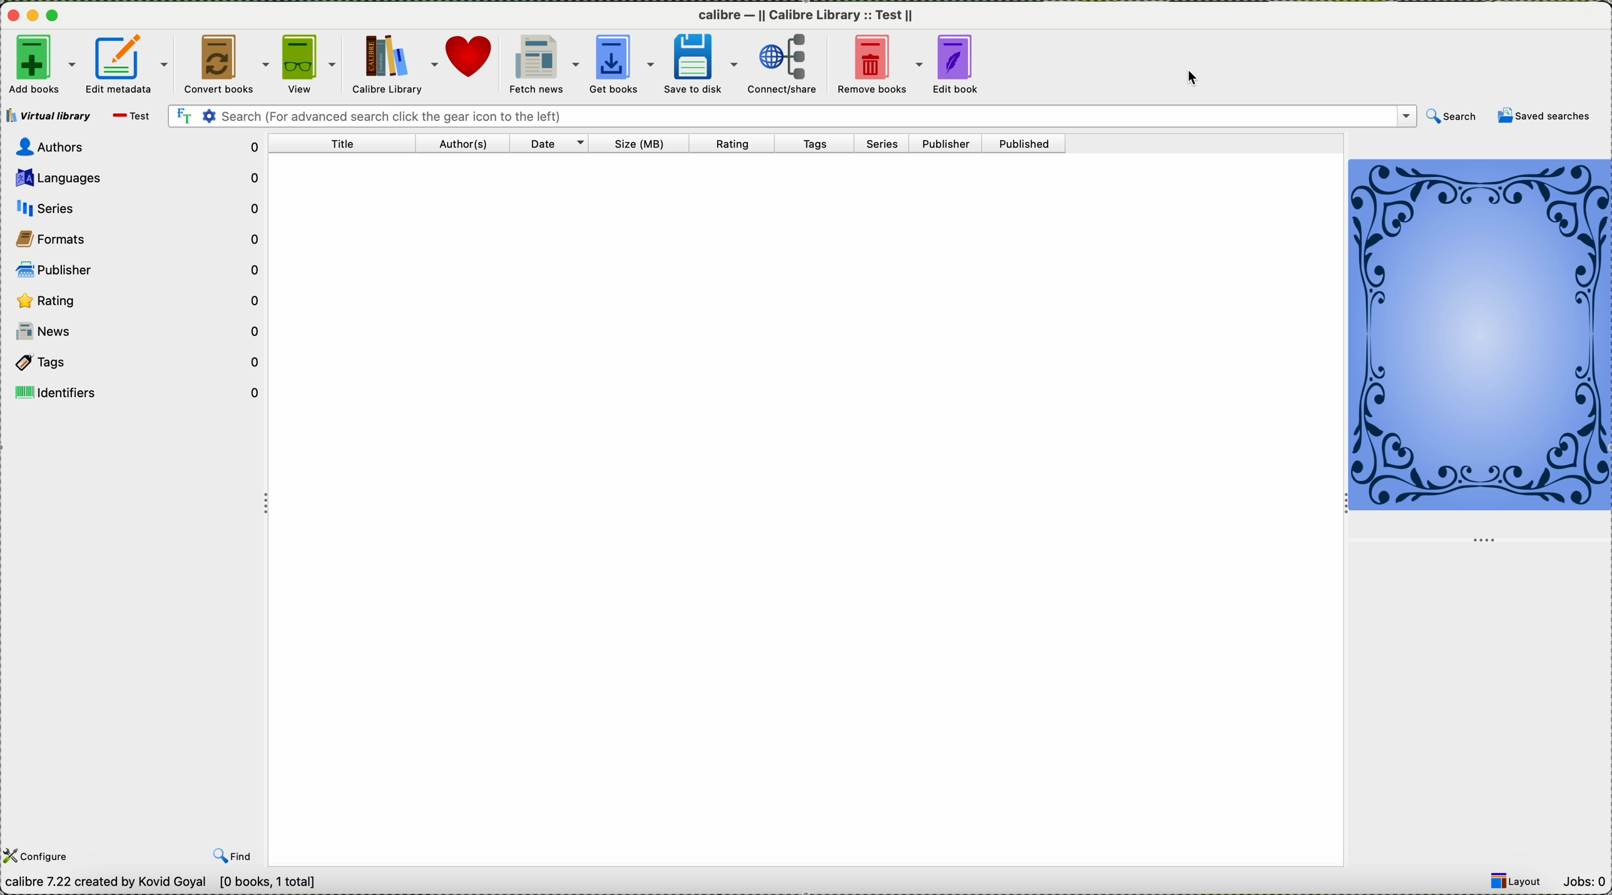 The image size is (1612, 895). Describe the element at coordinates (33, 19) in the screenshot. I see `minimize` at that location.